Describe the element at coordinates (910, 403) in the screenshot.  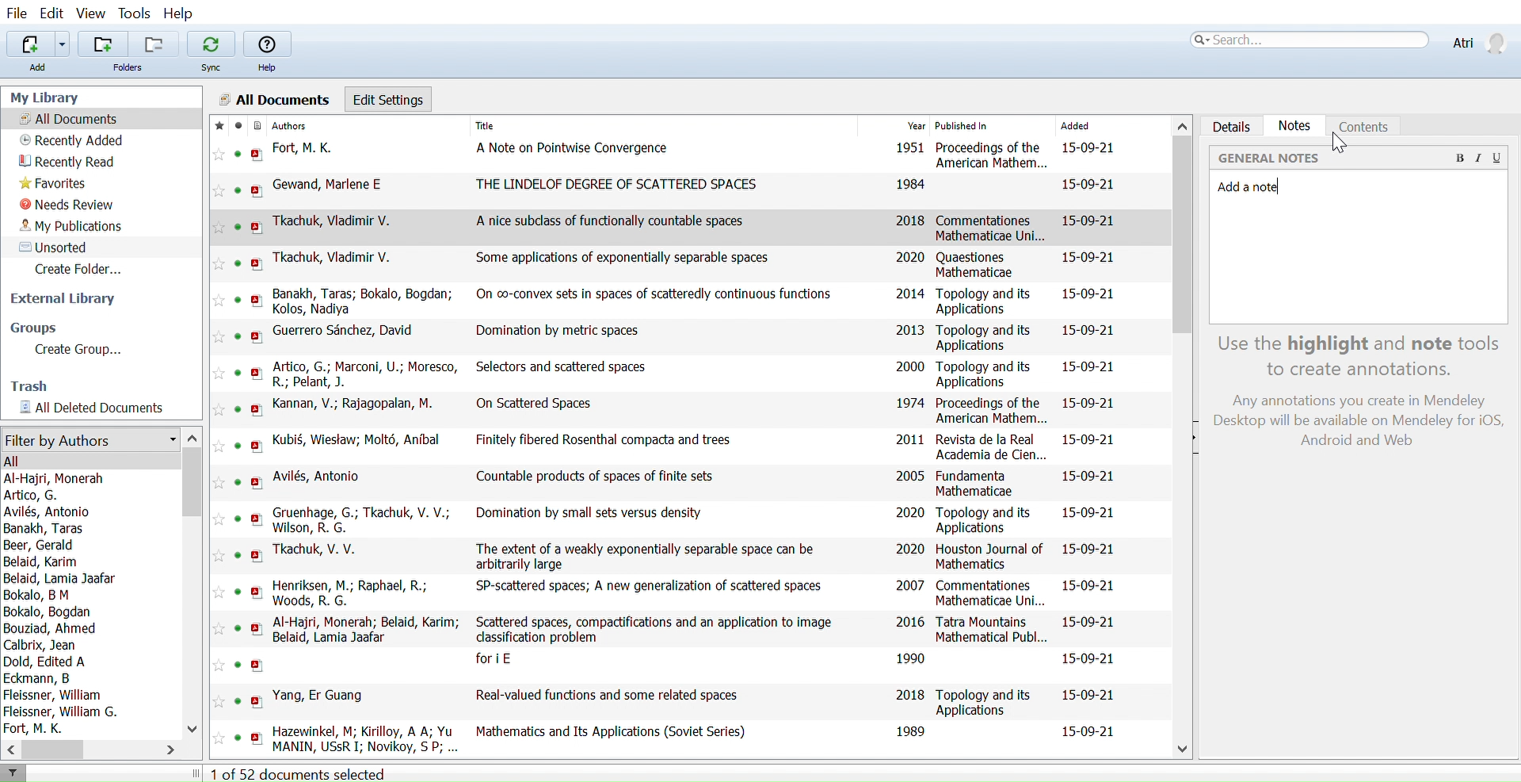
I see `1974` at that location.